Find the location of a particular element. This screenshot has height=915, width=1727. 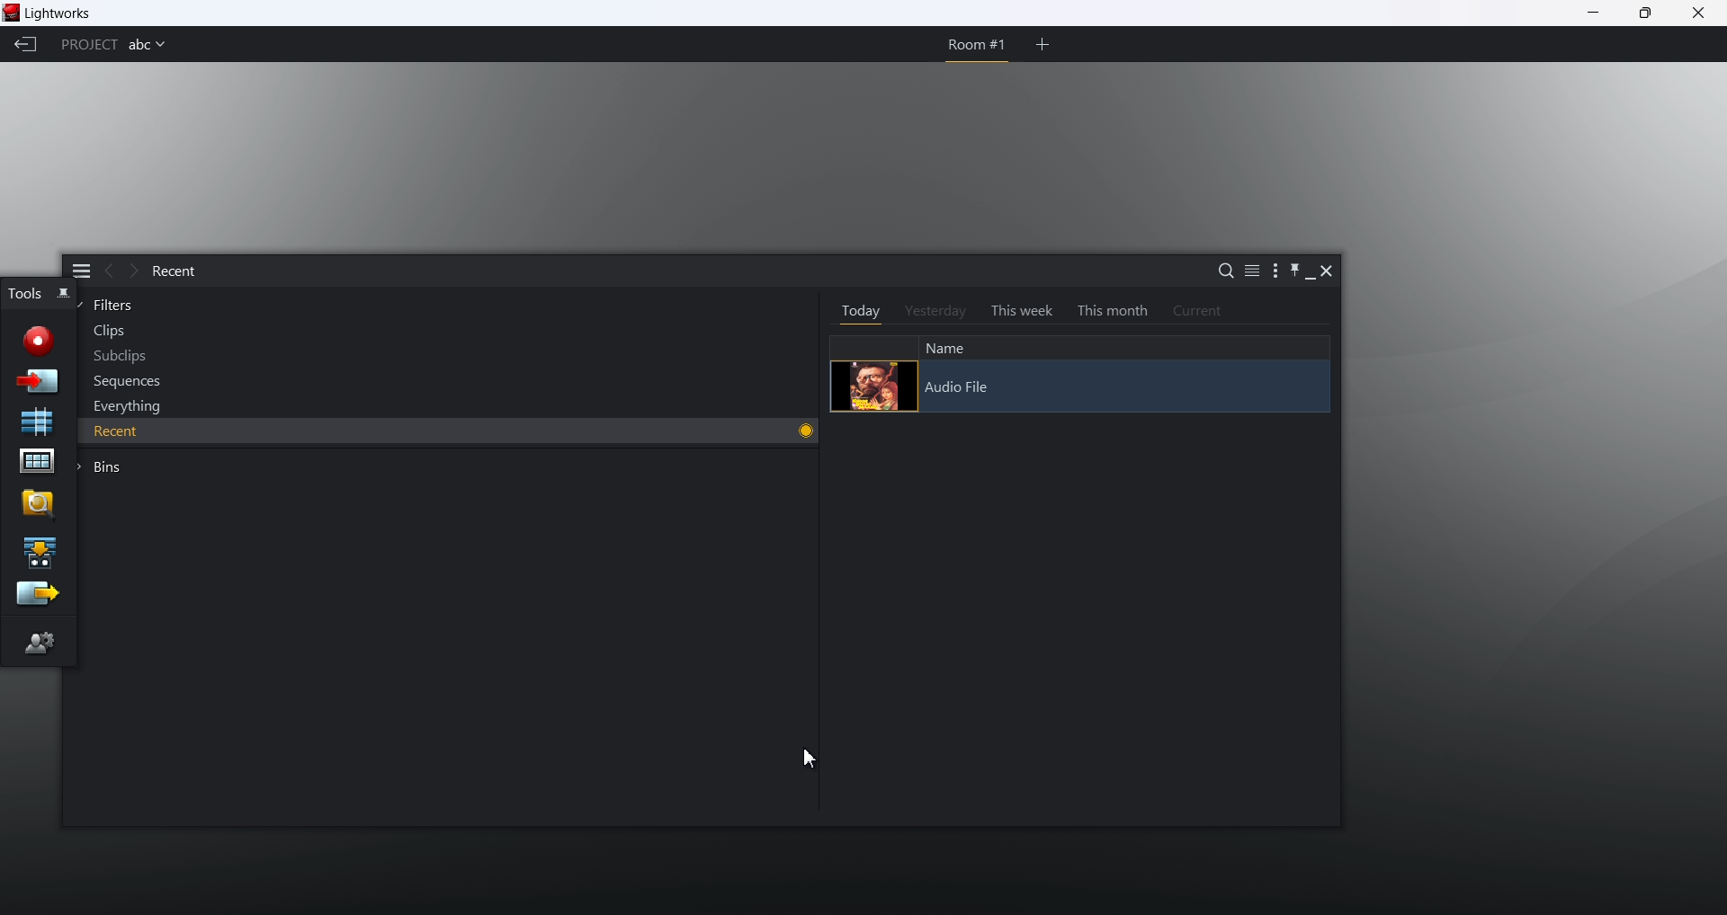

list view is located at coordinates (1245, 273).